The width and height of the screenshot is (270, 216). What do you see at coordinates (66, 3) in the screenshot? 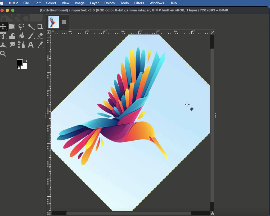
I see `View` at bounding box center [66, 3].